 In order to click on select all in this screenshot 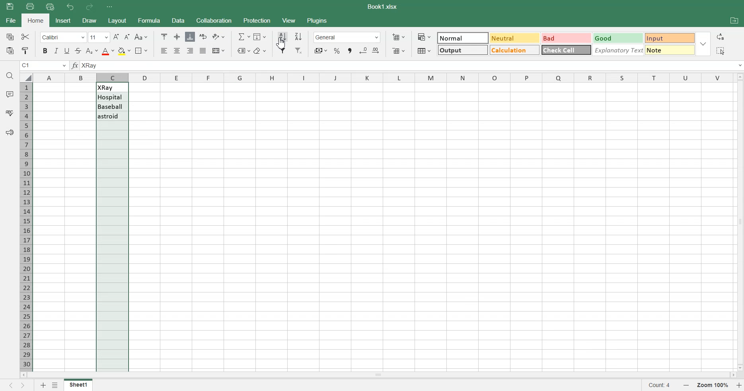, I will do `click(25, 77)`.